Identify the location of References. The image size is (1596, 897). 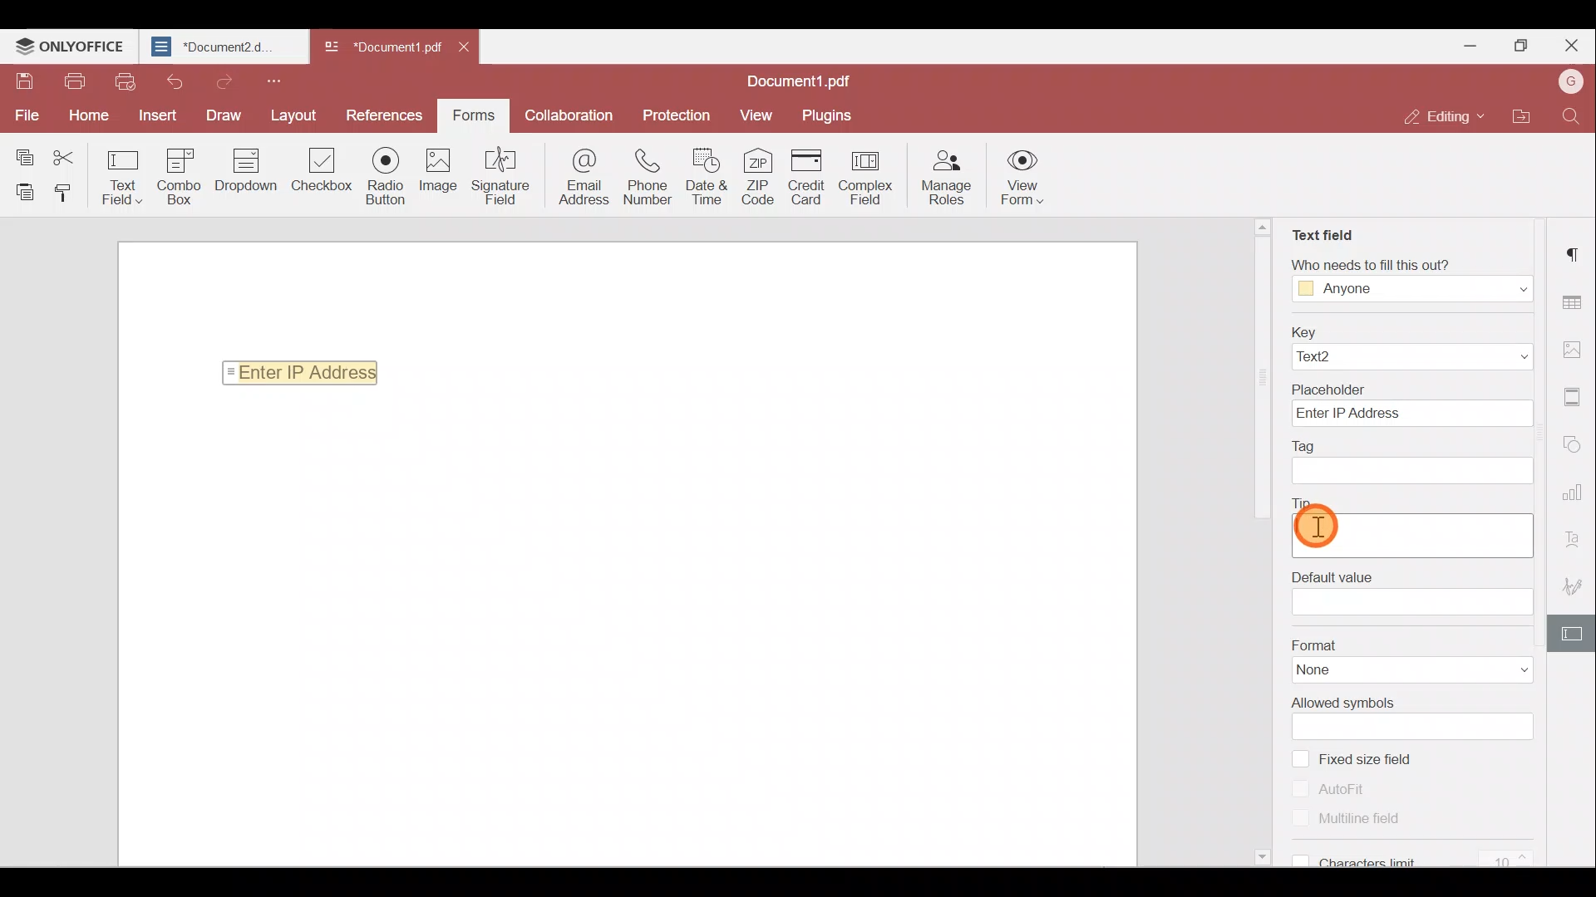
(381, 114).